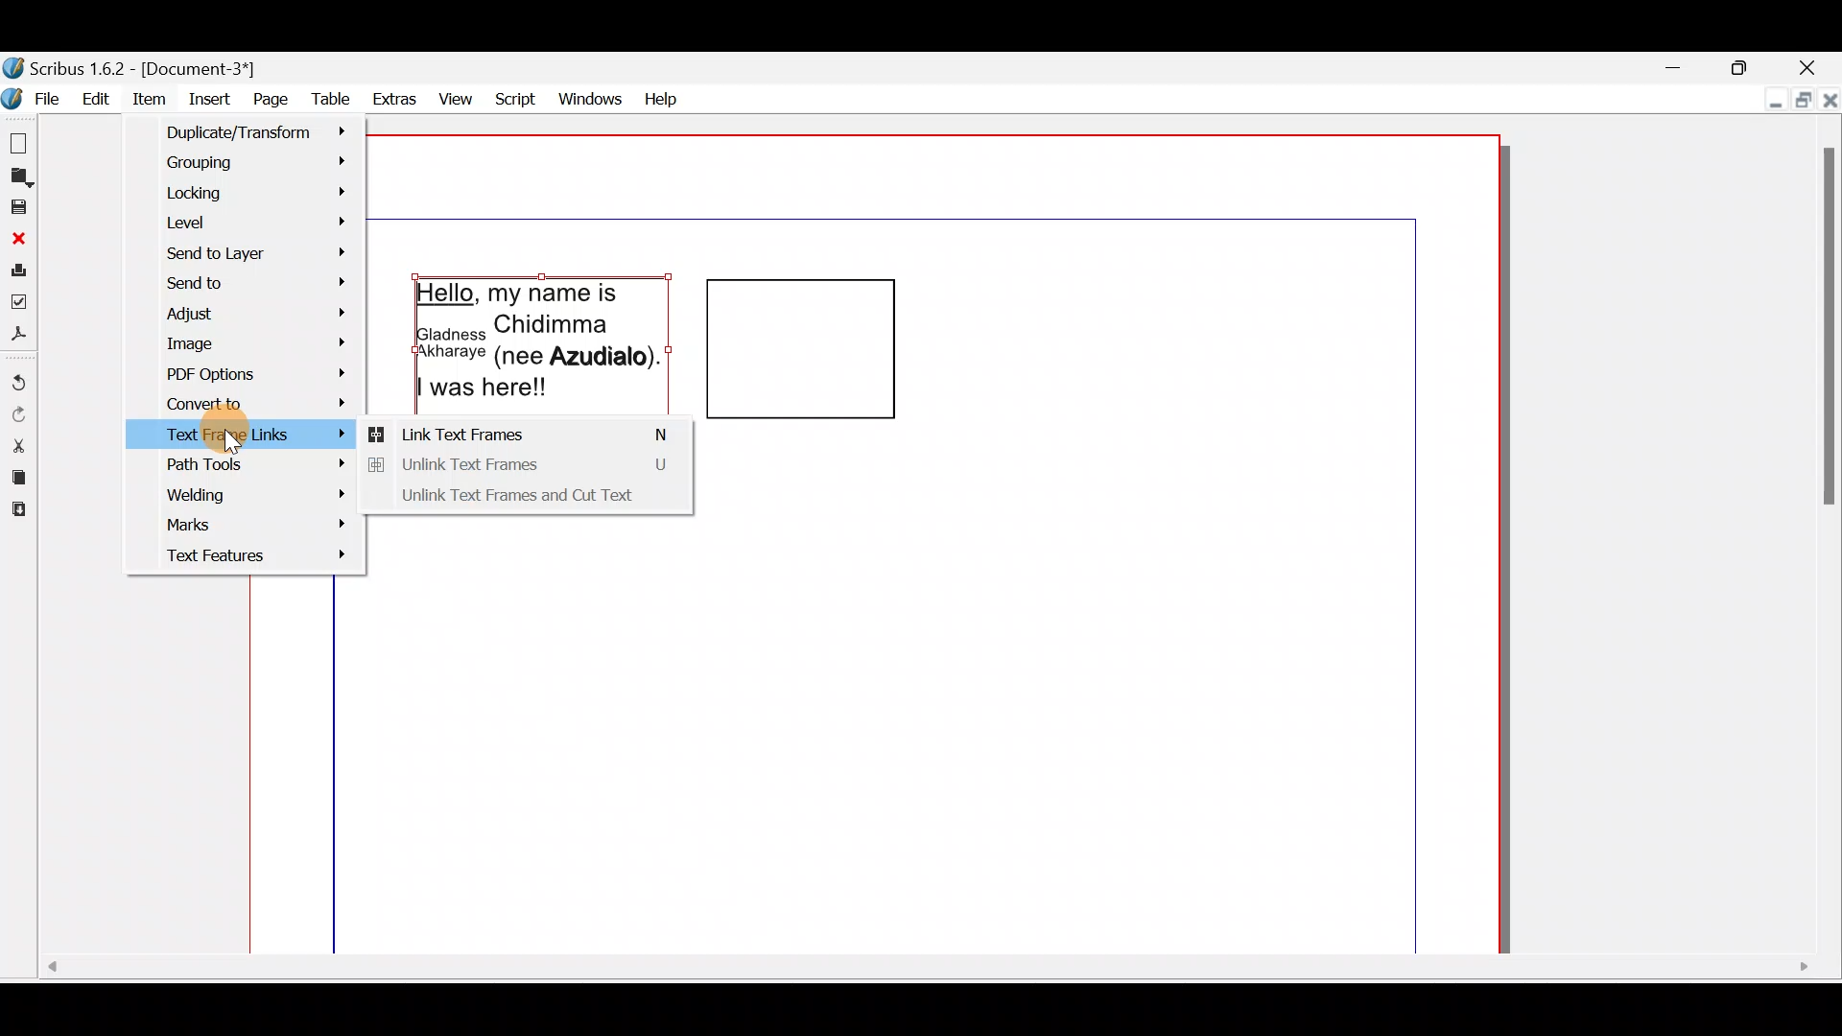 This screenshot has height=1036, width=1842. I want to click on Send to, so click(256, 285).